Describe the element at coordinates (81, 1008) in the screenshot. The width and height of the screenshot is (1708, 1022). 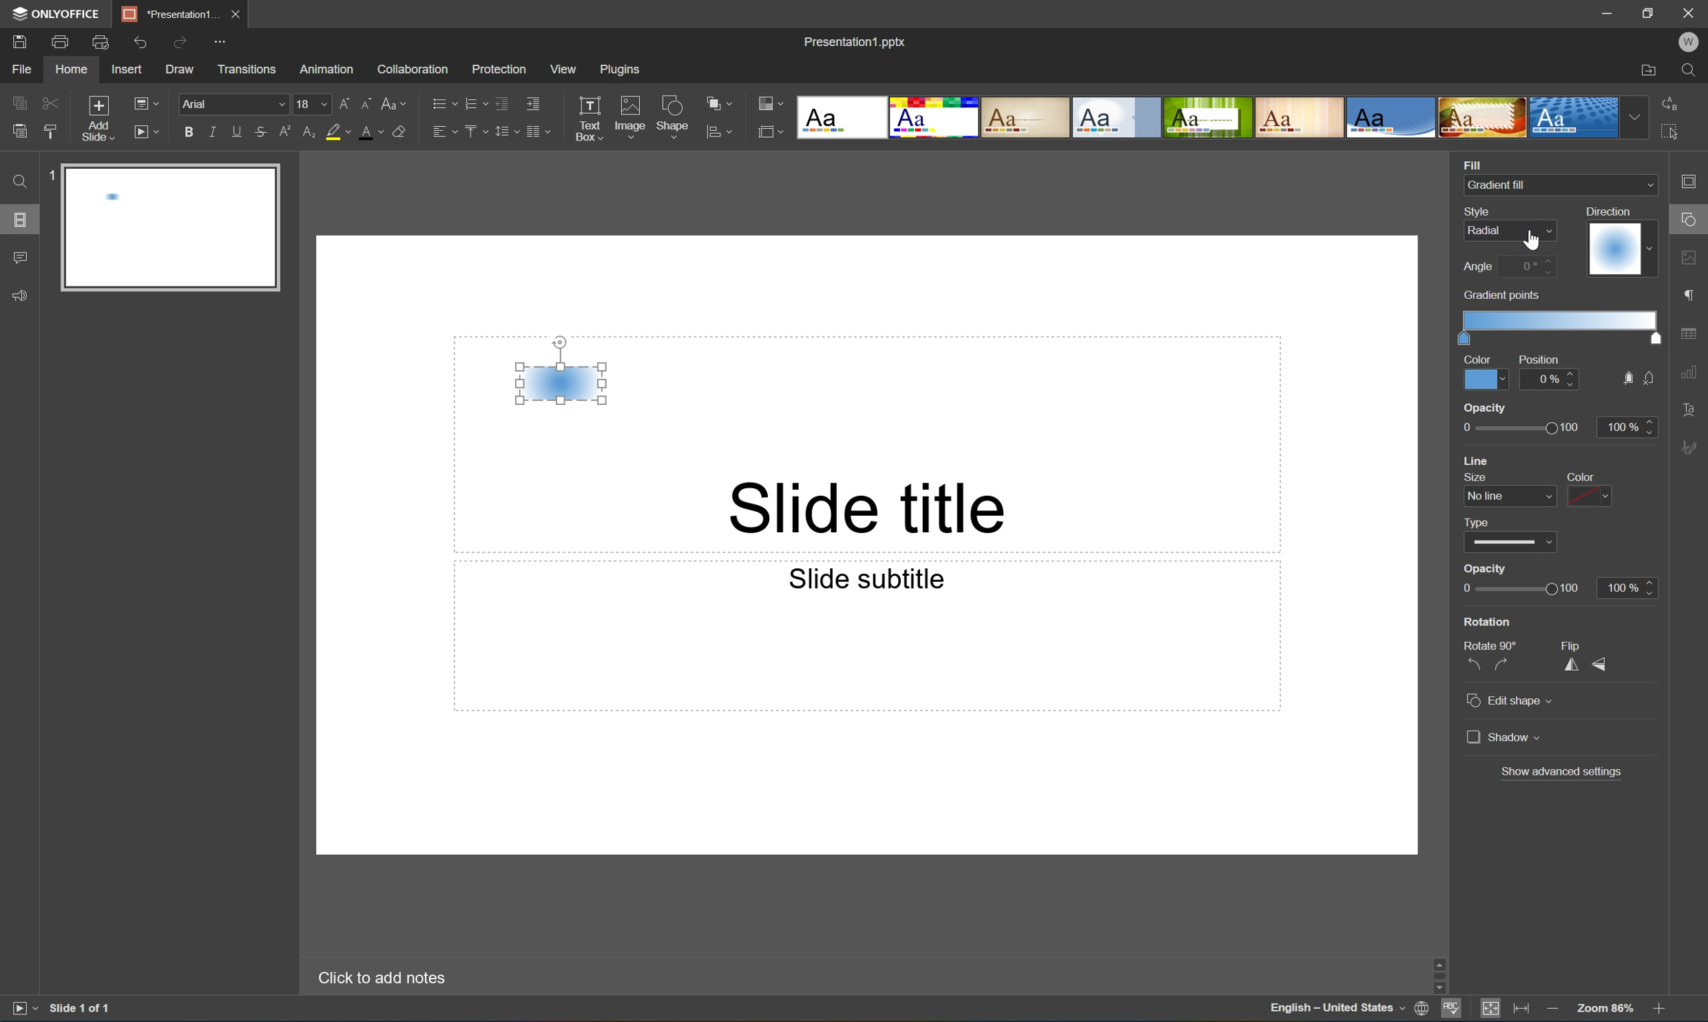
I see `Slide 1 of 1` at that location.